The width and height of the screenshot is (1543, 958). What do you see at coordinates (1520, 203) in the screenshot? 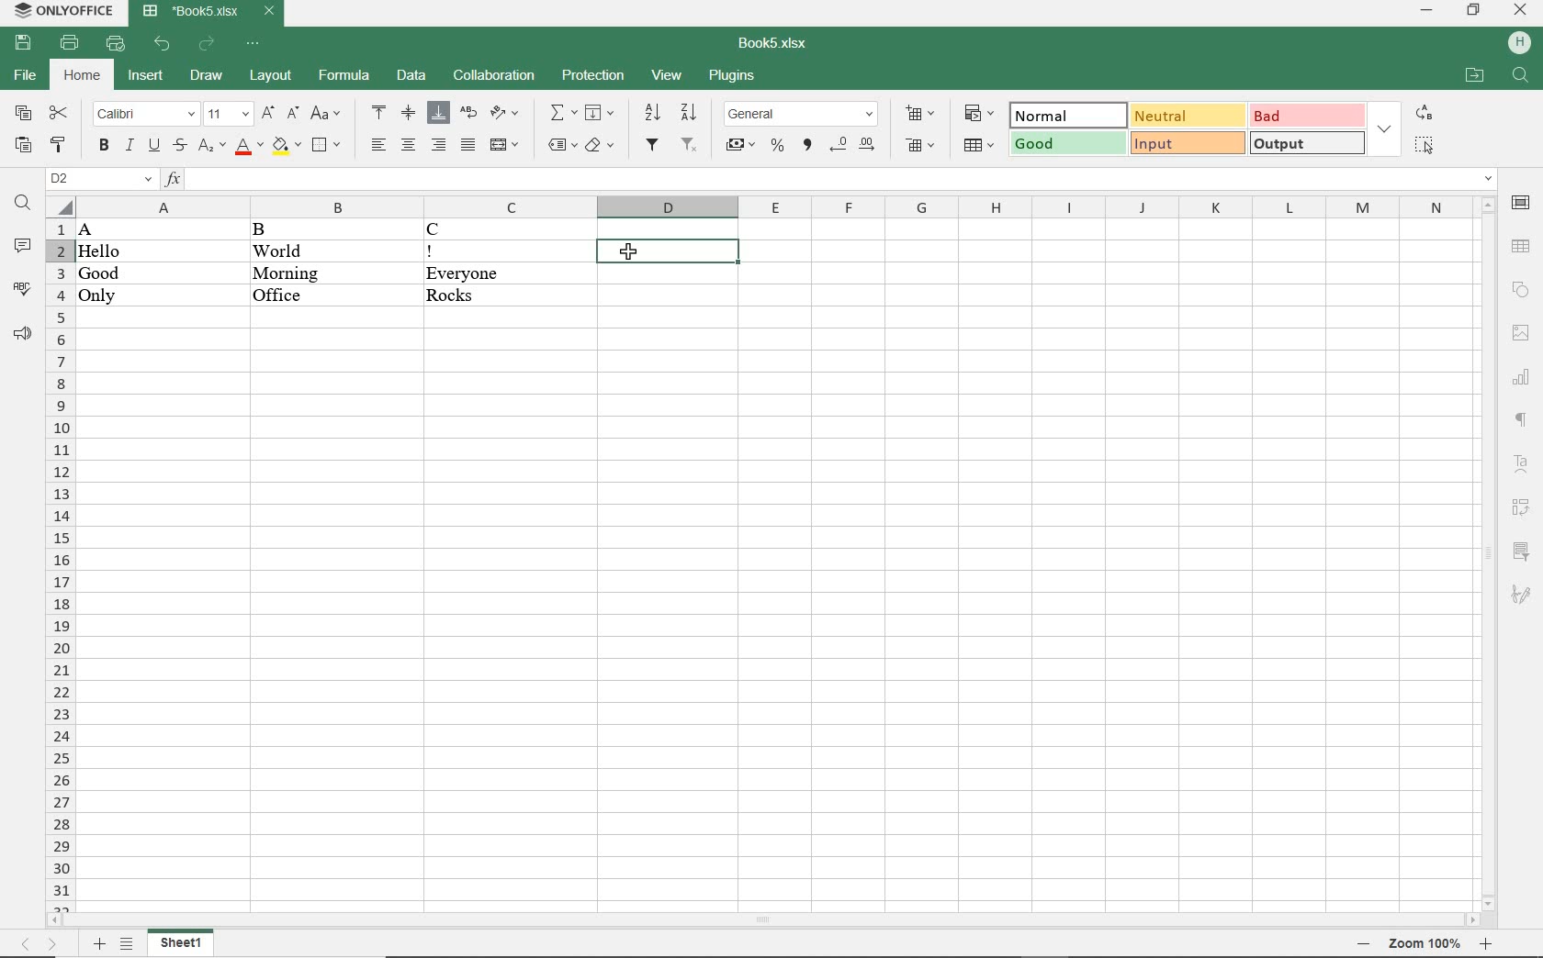
I see `CELL SETTINGS` at bounding box center [1520, 203].